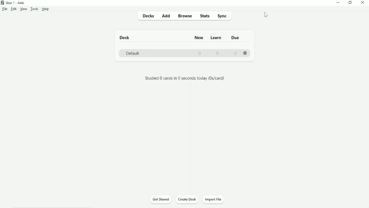  I want to click on Browse, so click(186, 16).